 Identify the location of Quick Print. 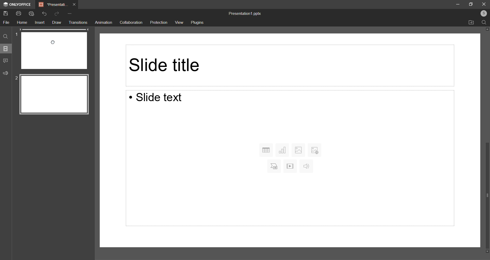
(31, 14).